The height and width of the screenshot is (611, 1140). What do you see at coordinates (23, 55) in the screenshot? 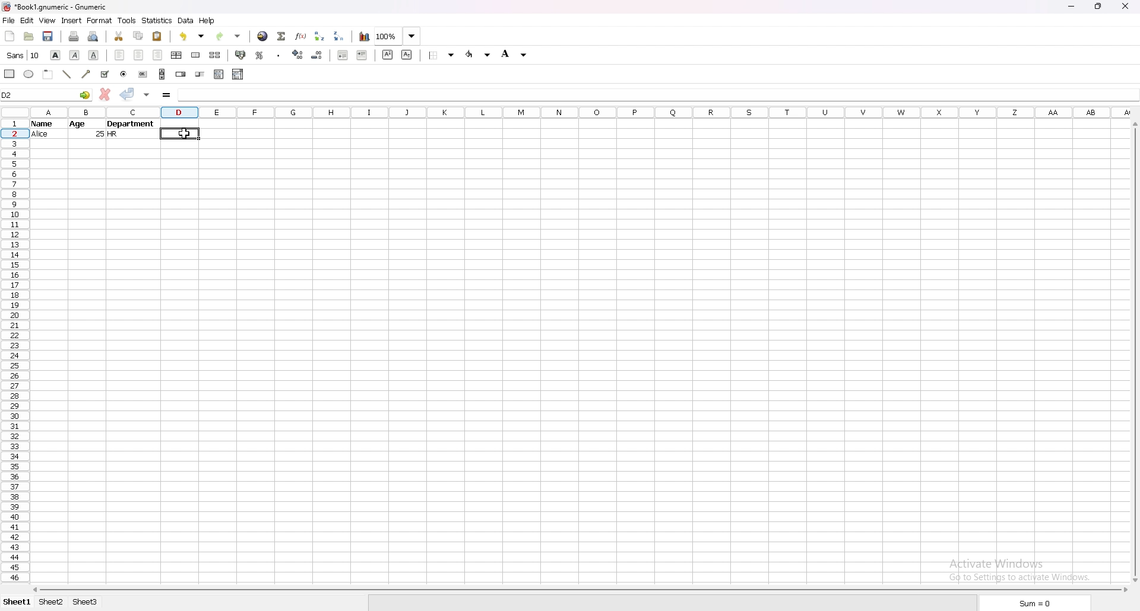
I see `font` at bounding box center [23, 55].